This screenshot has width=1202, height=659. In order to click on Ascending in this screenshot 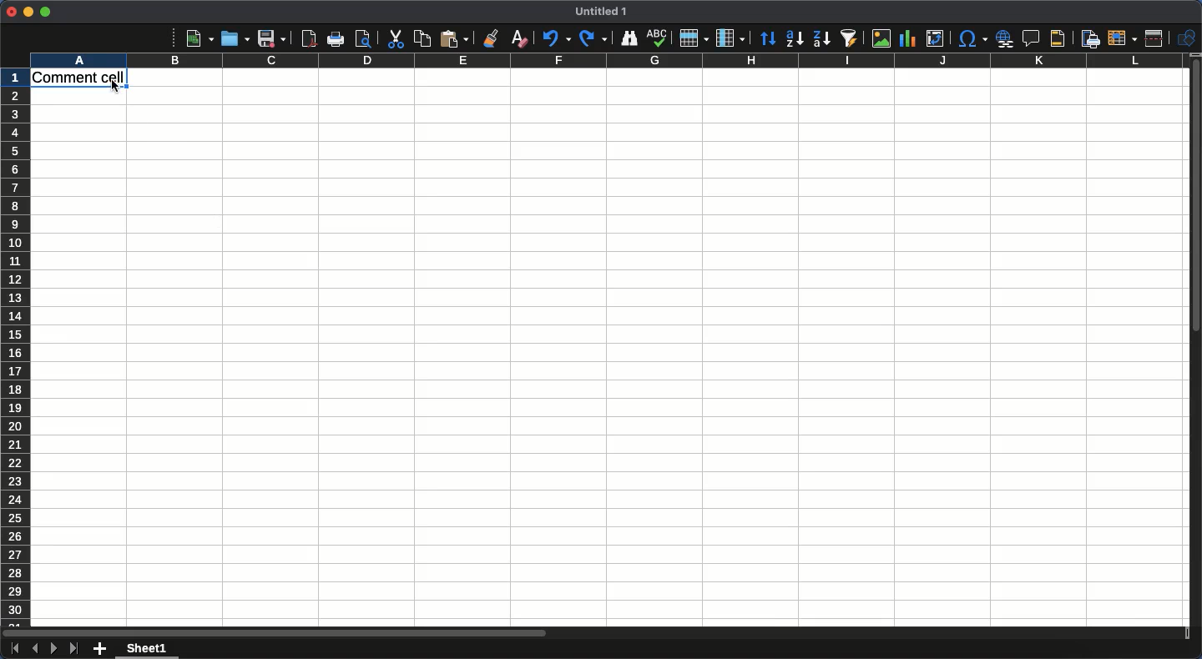, I will do `click(792, 38)`.